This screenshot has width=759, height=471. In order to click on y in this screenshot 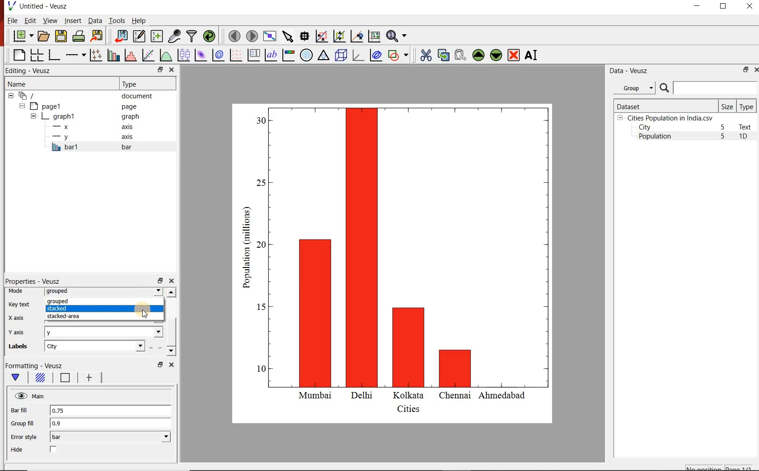, I will do `click(104, 332)`.